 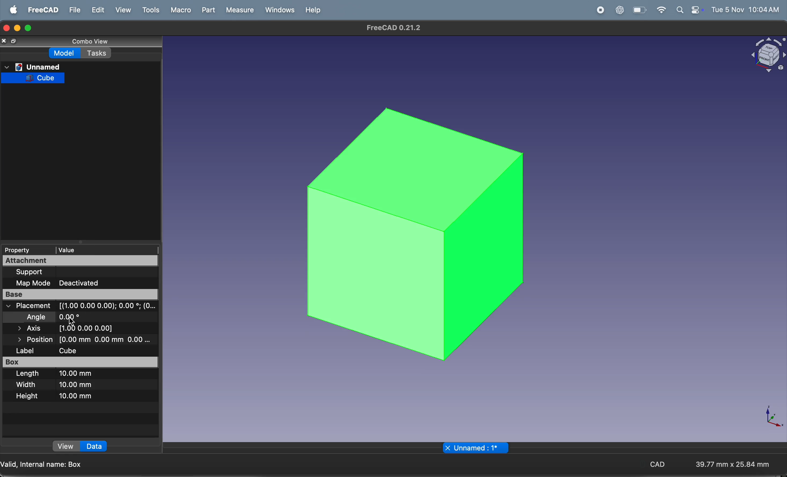 I want to click on support, so click(x=78, y=272).